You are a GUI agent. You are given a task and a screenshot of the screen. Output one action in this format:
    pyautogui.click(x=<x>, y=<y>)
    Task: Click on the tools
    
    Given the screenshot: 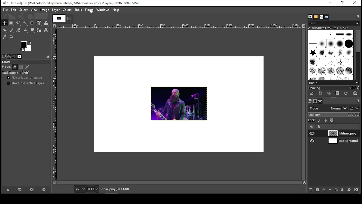 What is the action you would take?
    pyautogui.click(x=79, y=10)
    